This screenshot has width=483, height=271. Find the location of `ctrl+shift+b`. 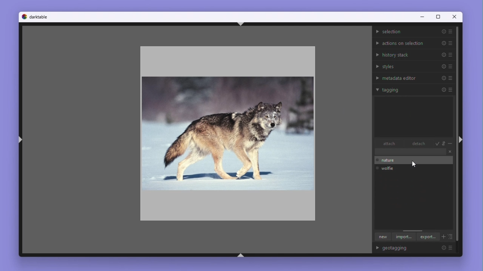

ctrl+shift+b is located at coordinates (241, 255).